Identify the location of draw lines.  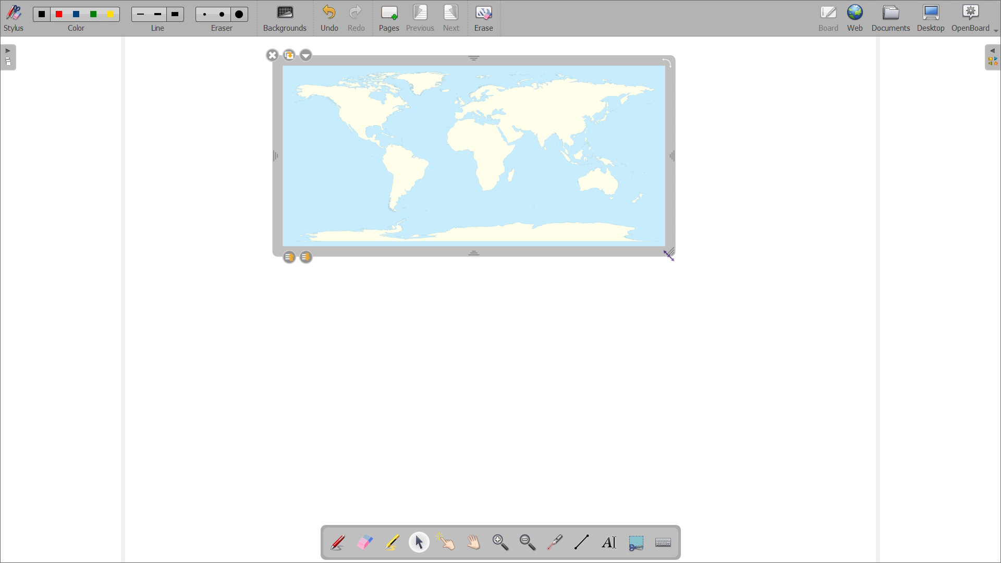
(582, 542).